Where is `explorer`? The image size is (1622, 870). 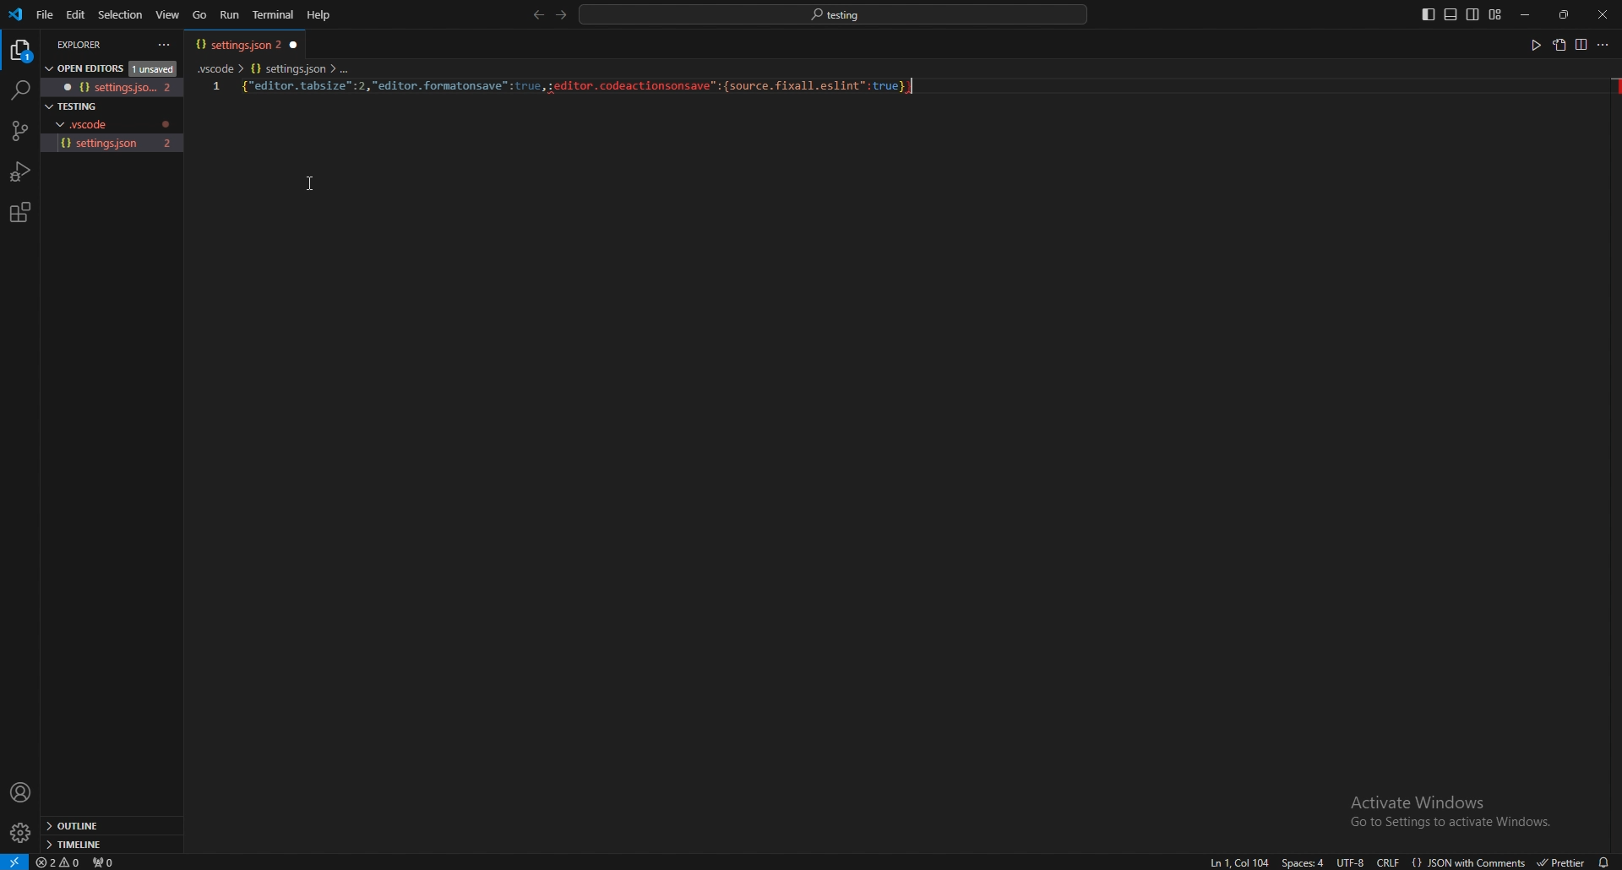 explorer is located at coordinates (90, 44).